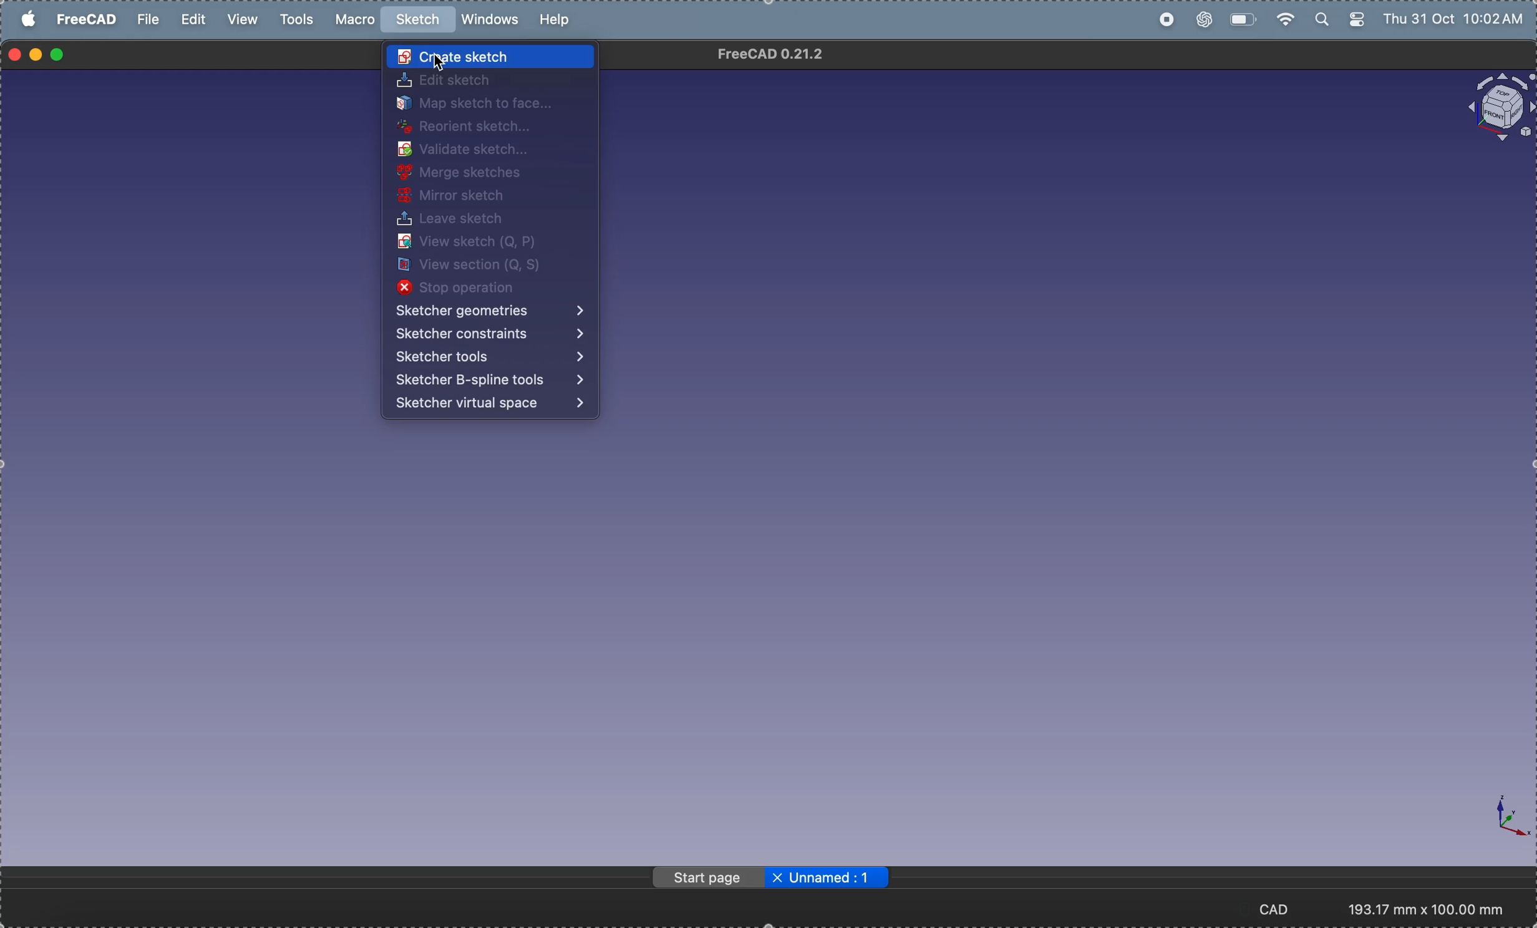 The height and width of the screenshot is (928, 1537). I want to click on 193.17 mm x 100.00 mm, so click(1427, 909).